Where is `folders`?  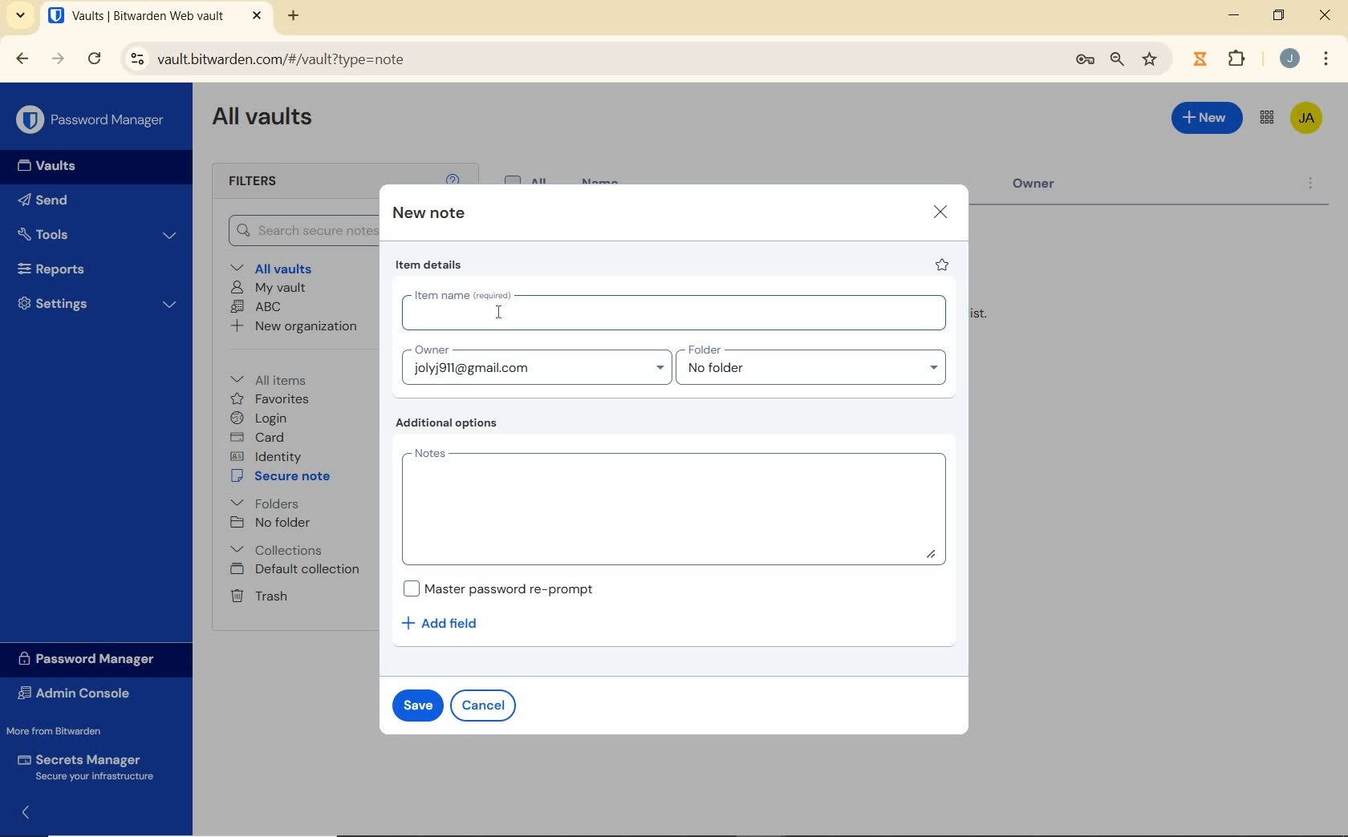
folders is located at coordinates (264, 502).